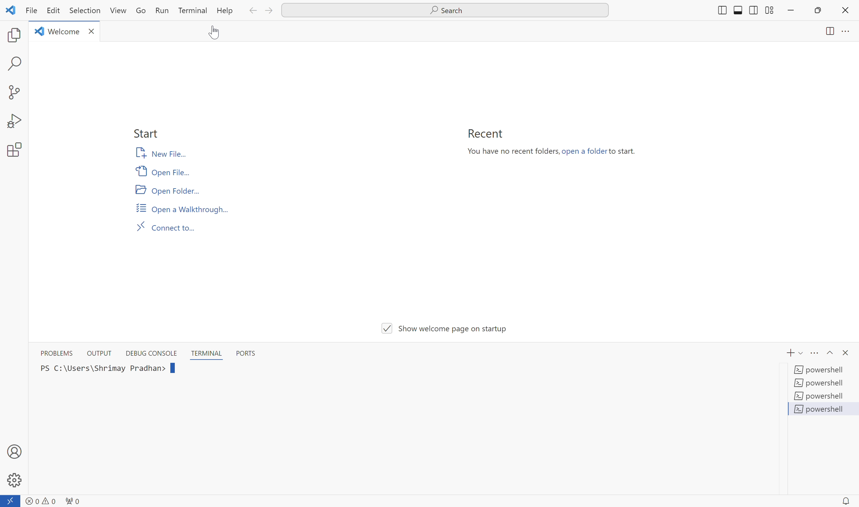  What do you see at coordinates (14, 480) in the screenshot?
I see `Settings` at bounding box center [14, 480].